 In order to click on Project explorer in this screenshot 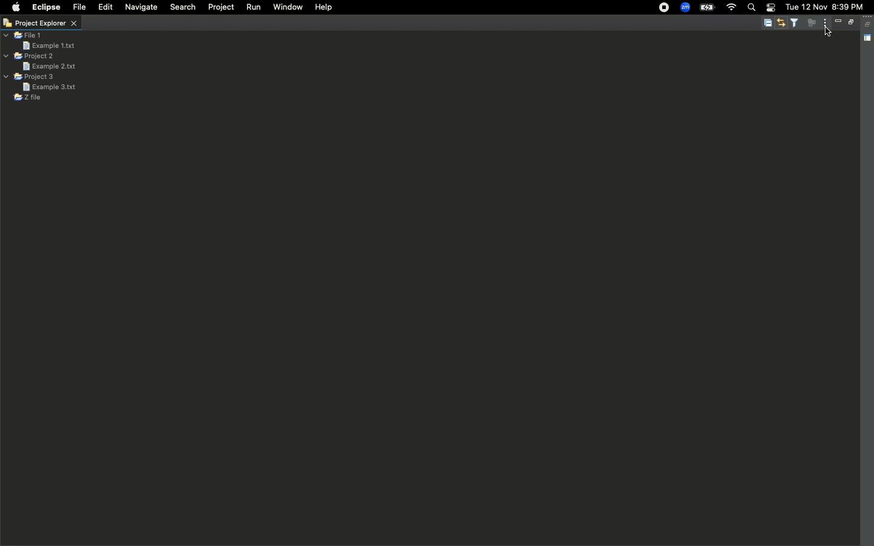, I will do `click(40, 24)`.